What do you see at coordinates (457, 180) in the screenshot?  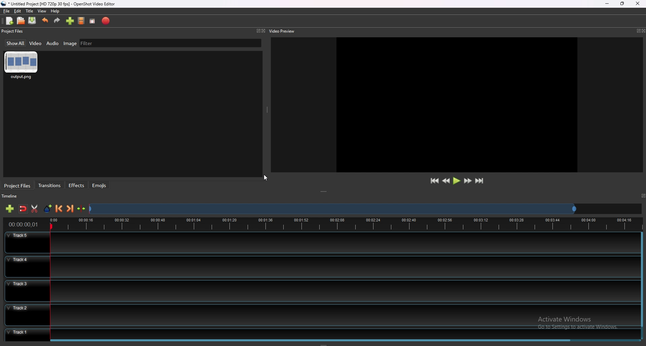 I see `play` at bounding box center [457, 180].